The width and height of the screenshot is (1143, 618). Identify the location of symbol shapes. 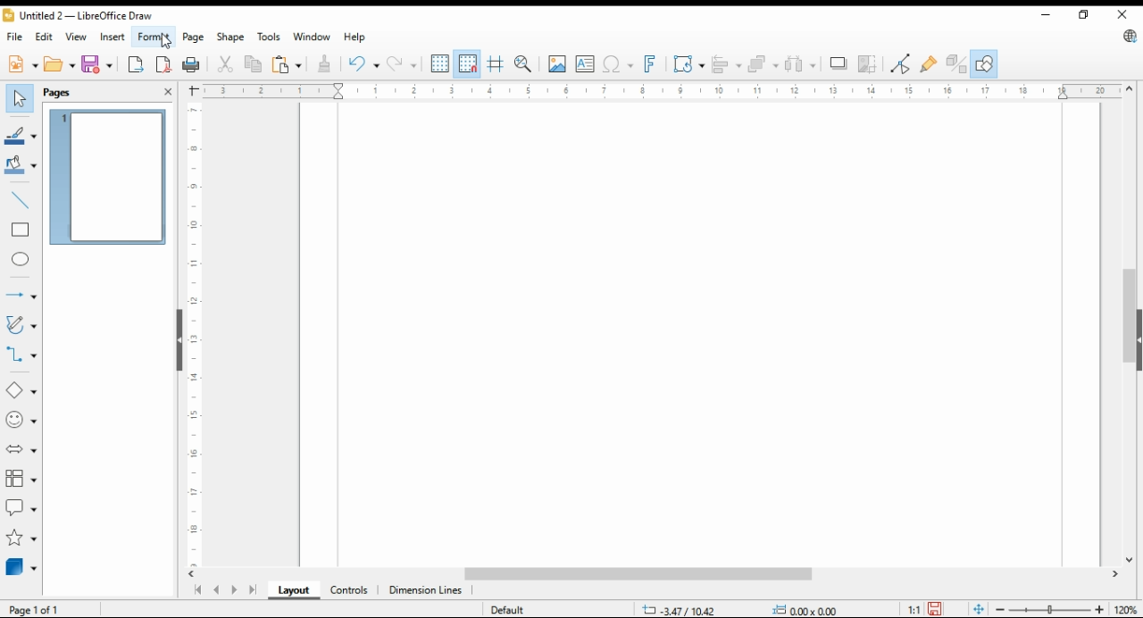
(22, 419).